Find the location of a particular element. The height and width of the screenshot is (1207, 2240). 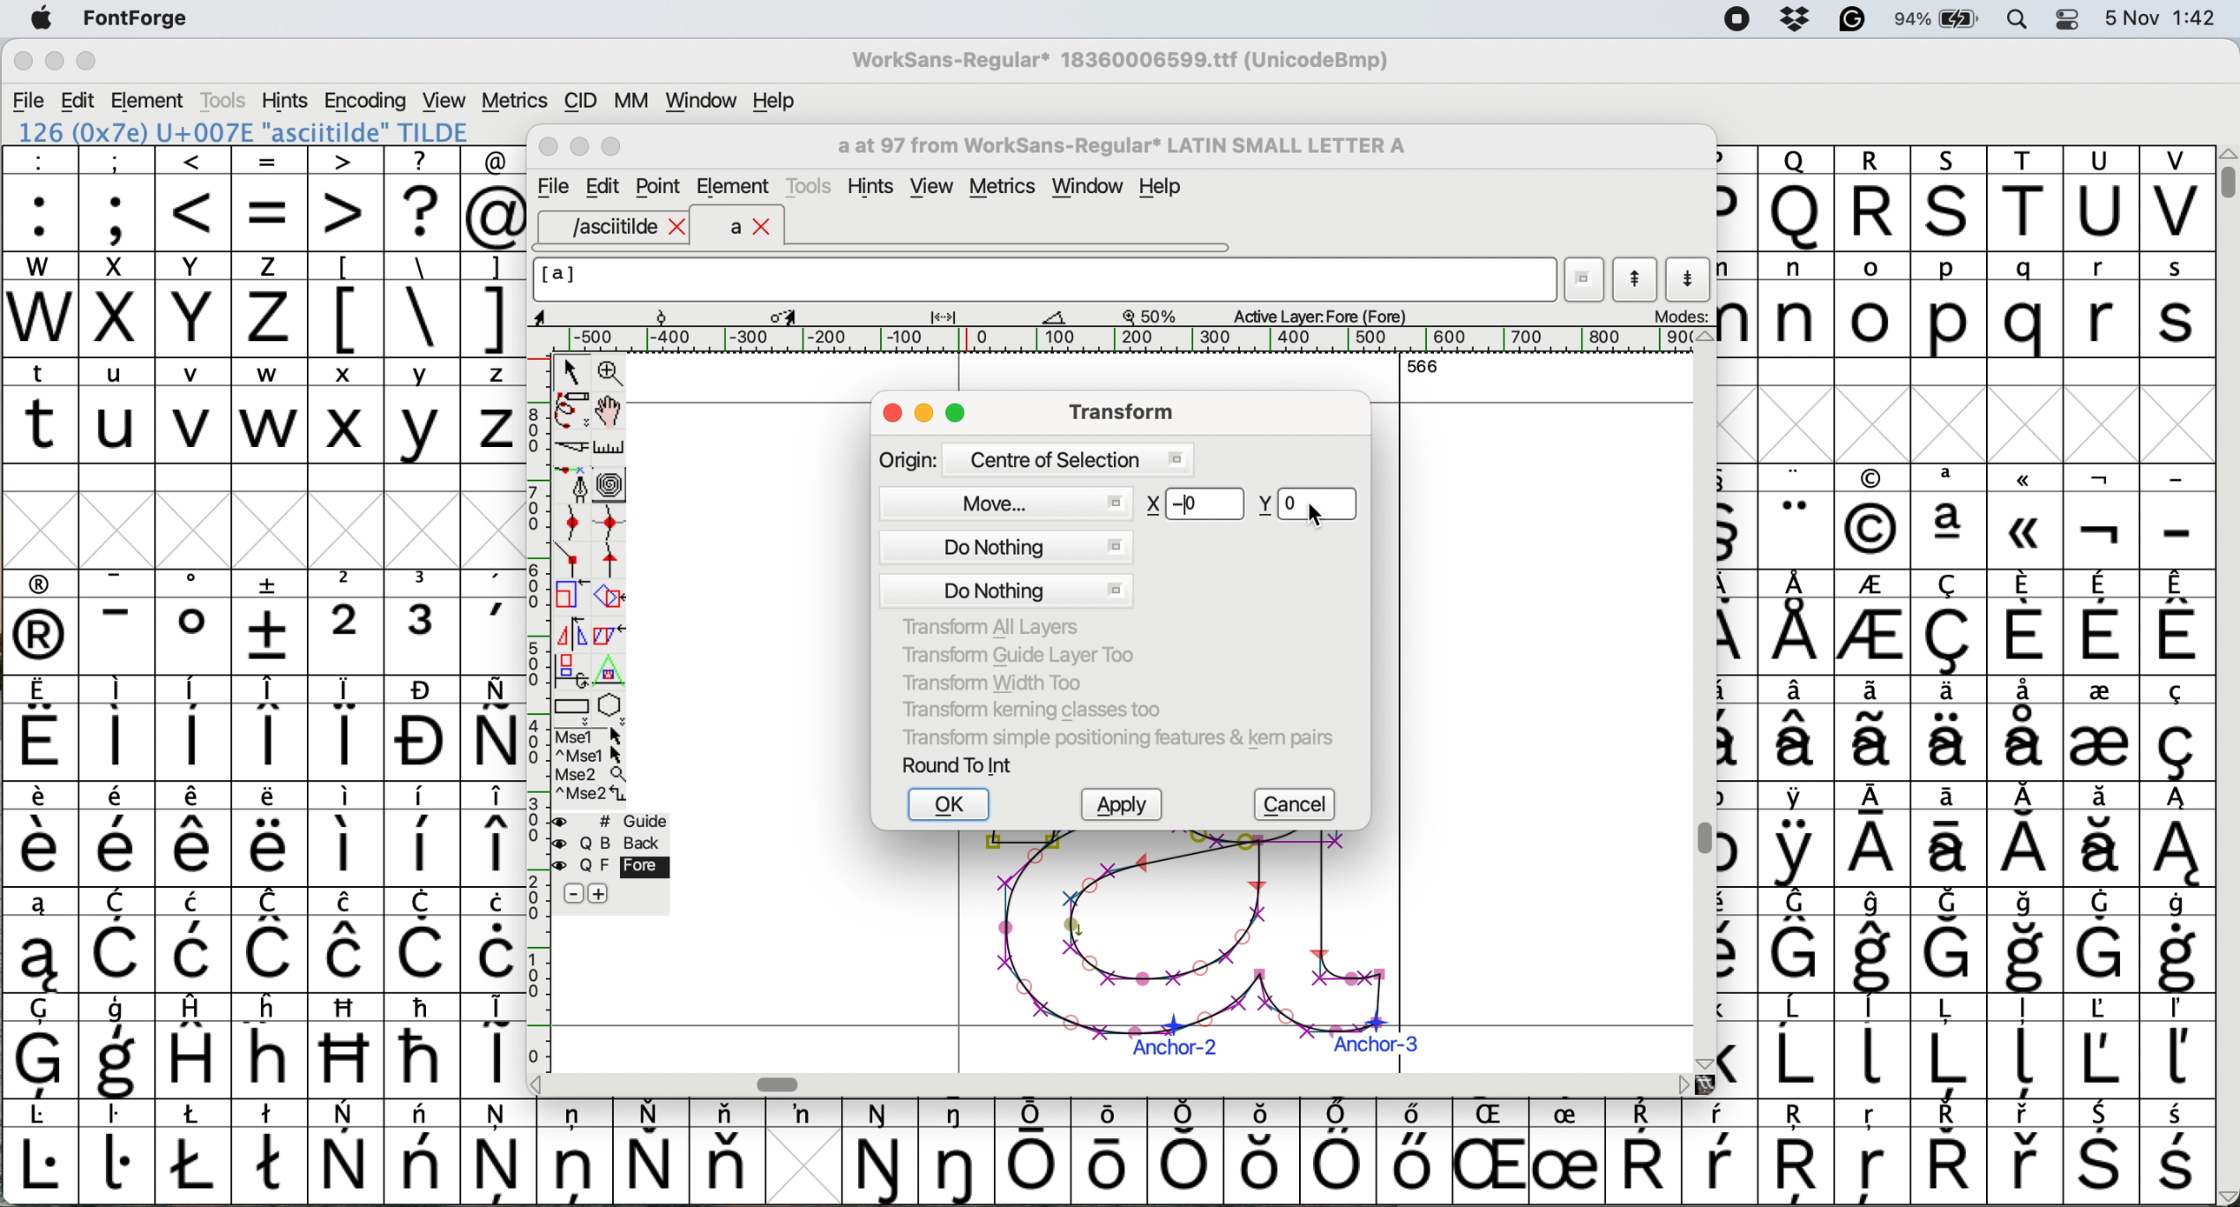

symbol is located at coordinates (727, 1150).